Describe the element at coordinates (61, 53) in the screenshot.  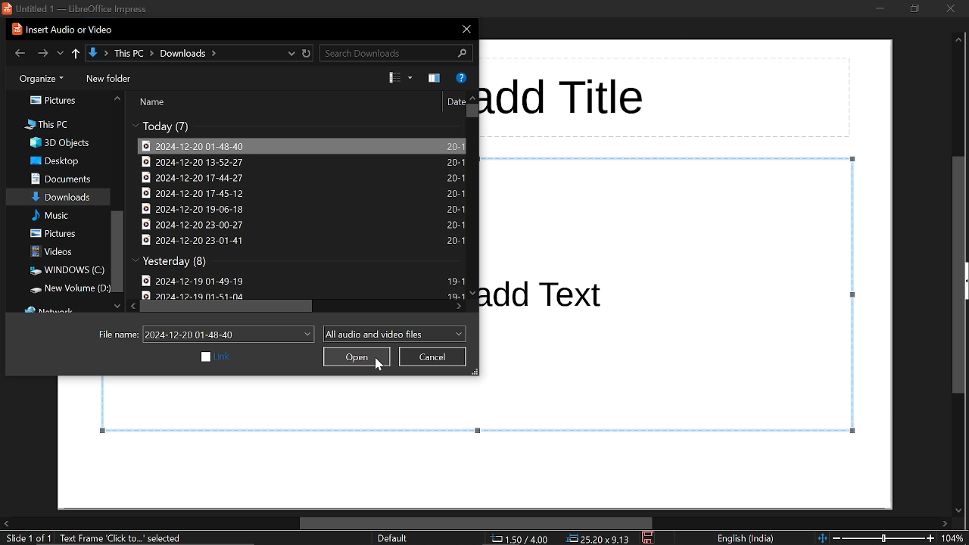
I see `recent location` at that location.